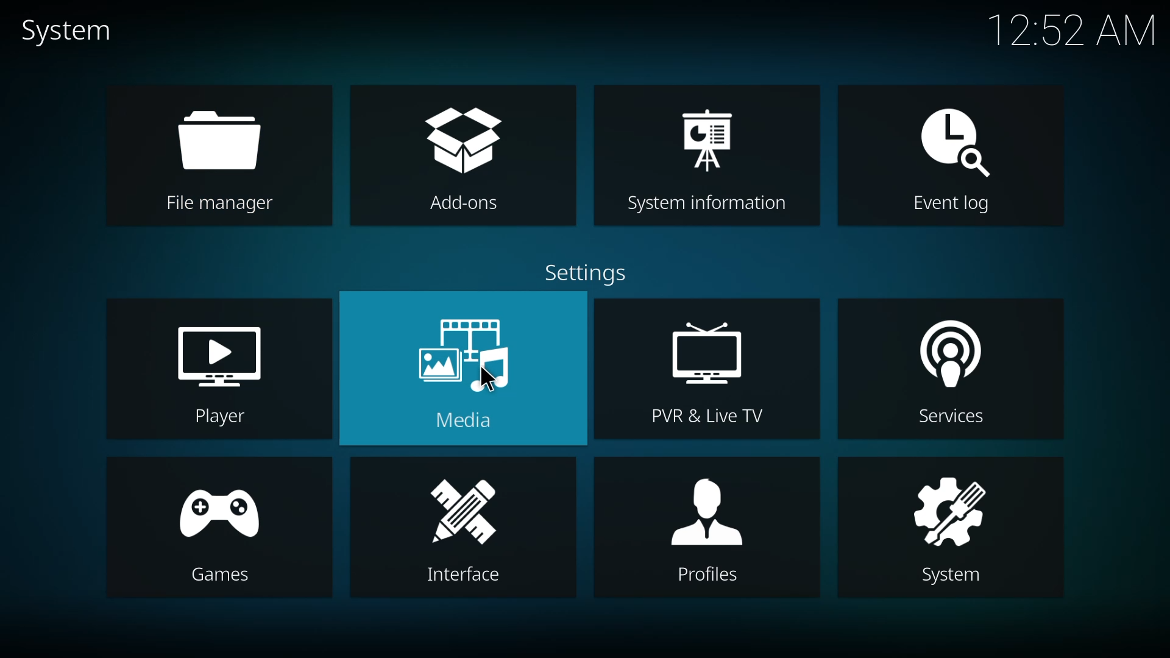 This screenshot has height=658, width=1170. What do you see at coordinates (948, 207) in the screenshot?
I see `Event log` at bounding box center [948, 207].